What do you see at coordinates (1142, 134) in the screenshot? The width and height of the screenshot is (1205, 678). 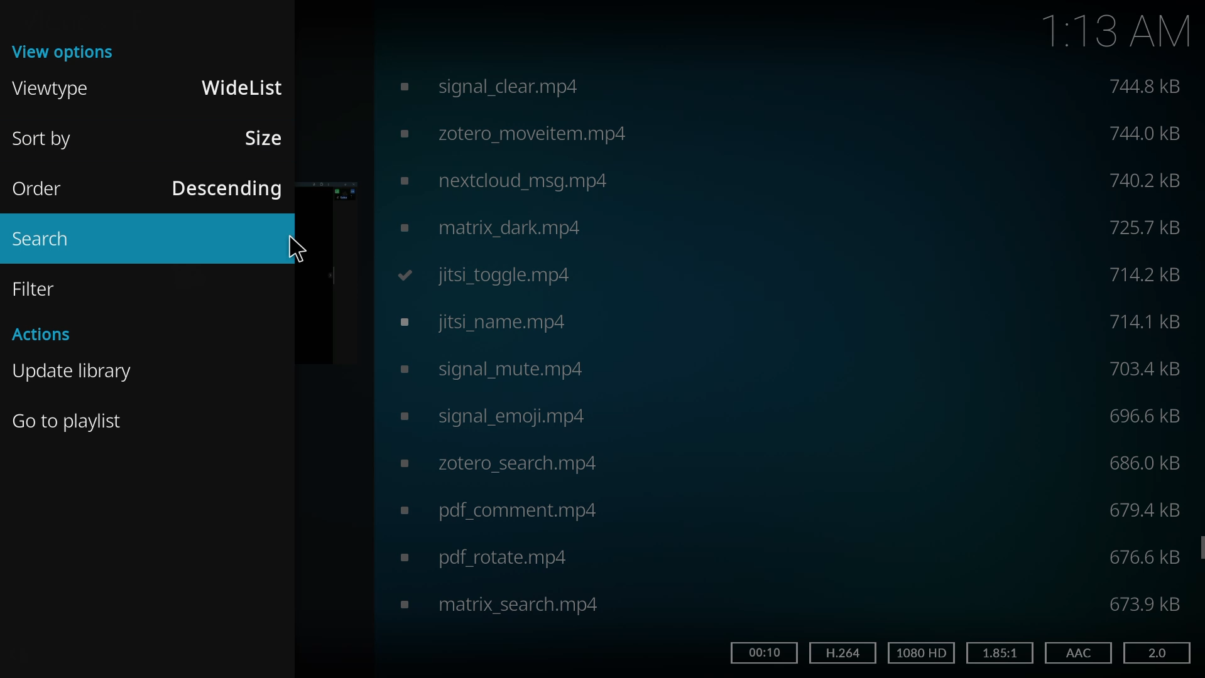 I see `size` at bounding box center [1142, 134].